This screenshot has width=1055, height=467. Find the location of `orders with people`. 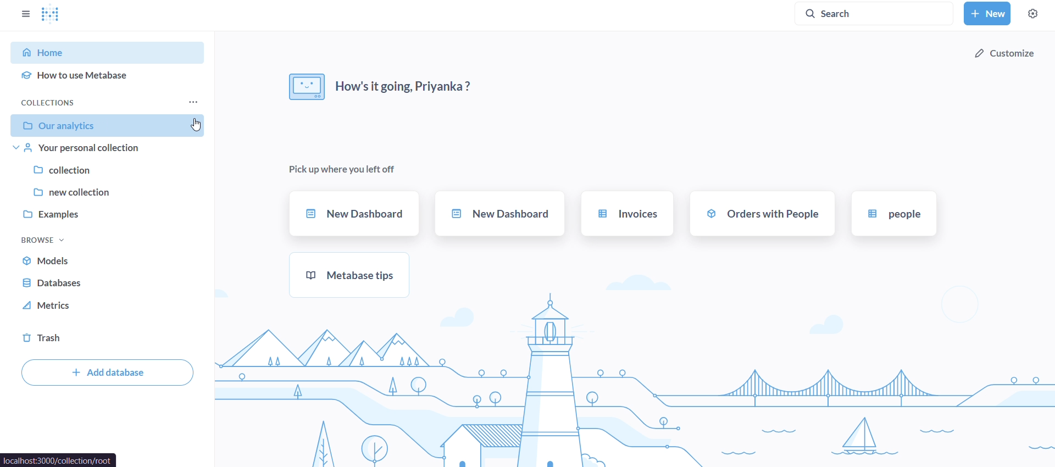

orders with people is located at coordinates (762, 213).